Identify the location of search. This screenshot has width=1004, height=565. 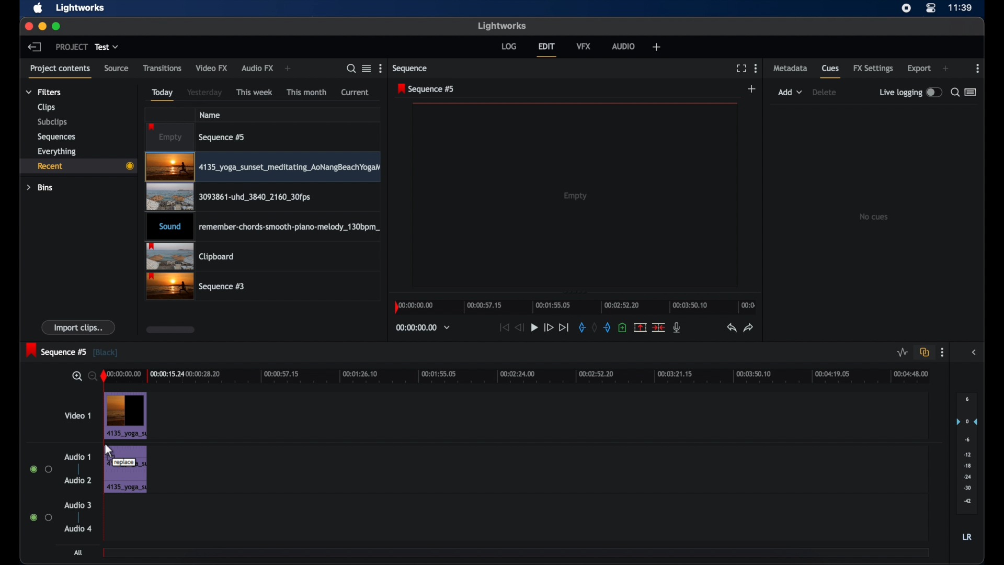
(351, 69).